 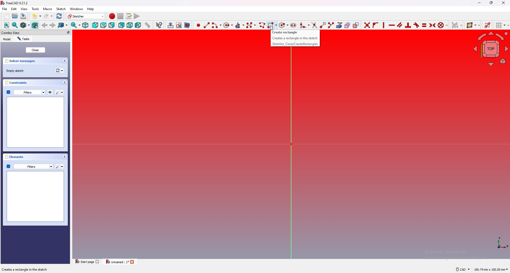 What do you see at coordinates (37, 16) in the screenshot?
I see `undo` at bounding box center [37, 16].